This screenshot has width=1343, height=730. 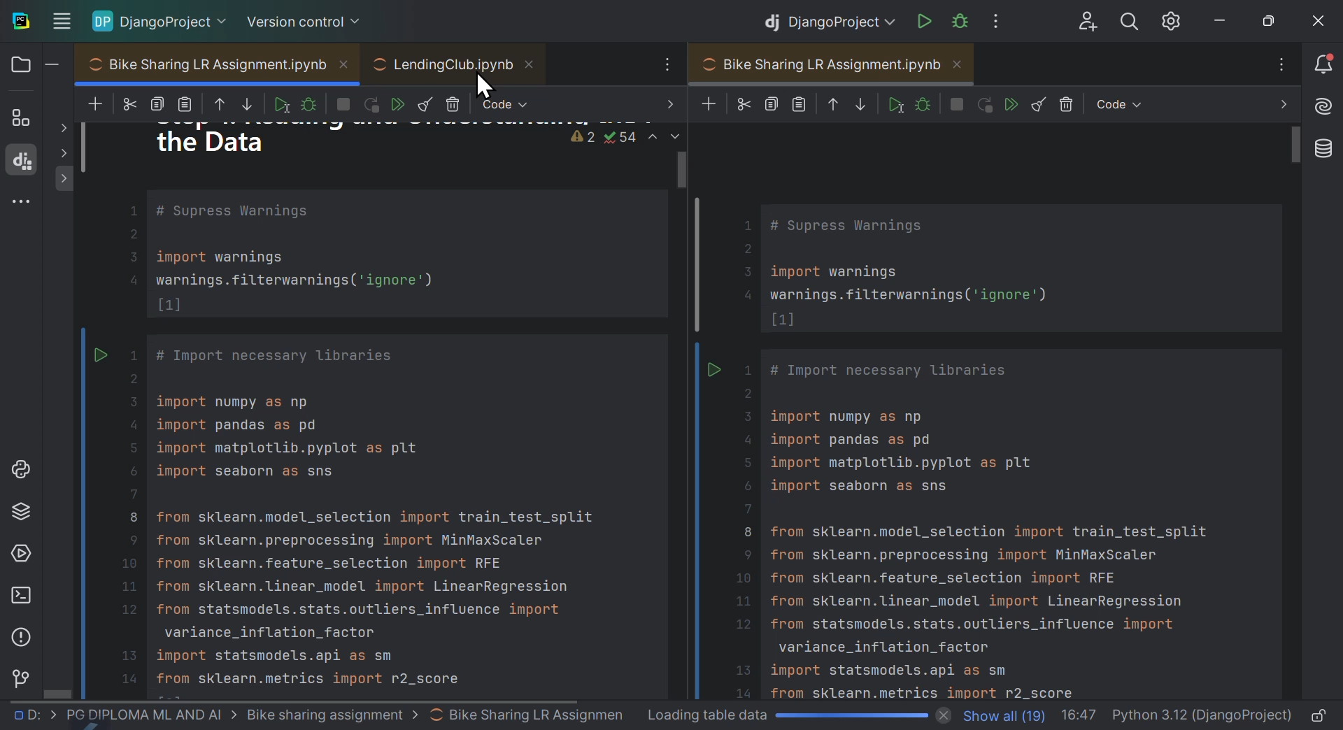 I want to click on add cell below, so click(x=706, y=103).